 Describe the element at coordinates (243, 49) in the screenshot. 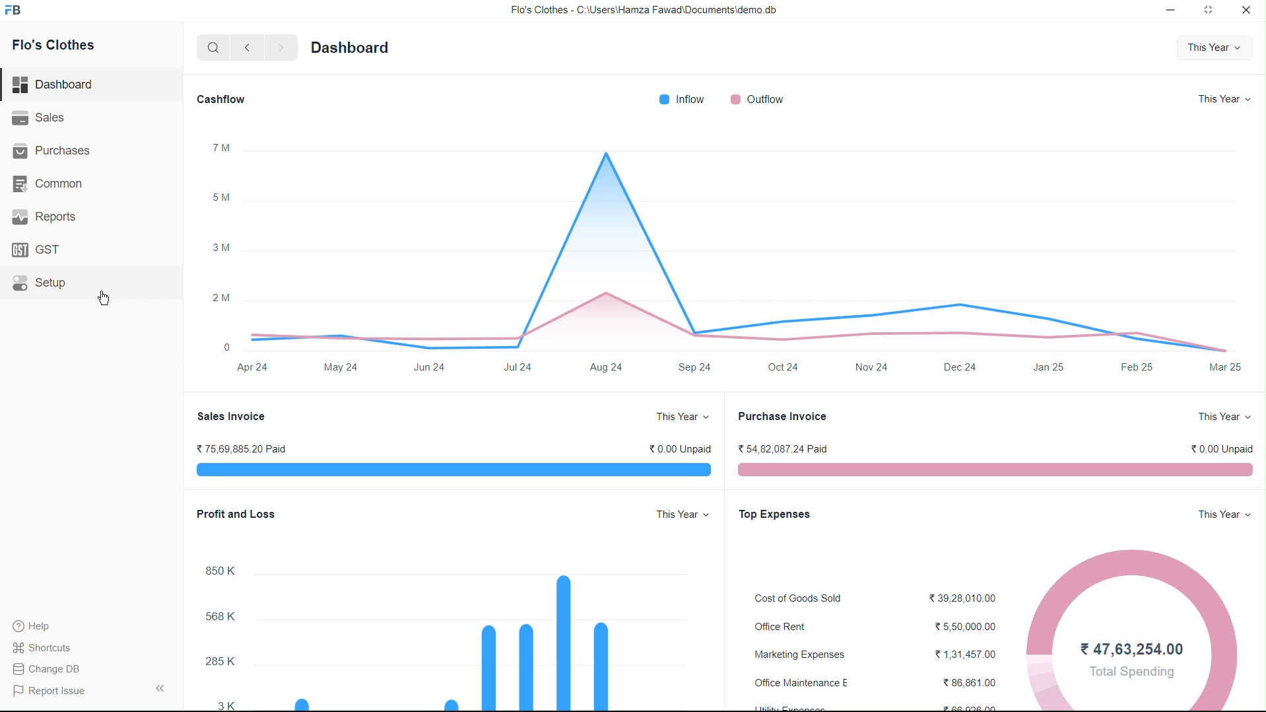

I see `Back` at that location.